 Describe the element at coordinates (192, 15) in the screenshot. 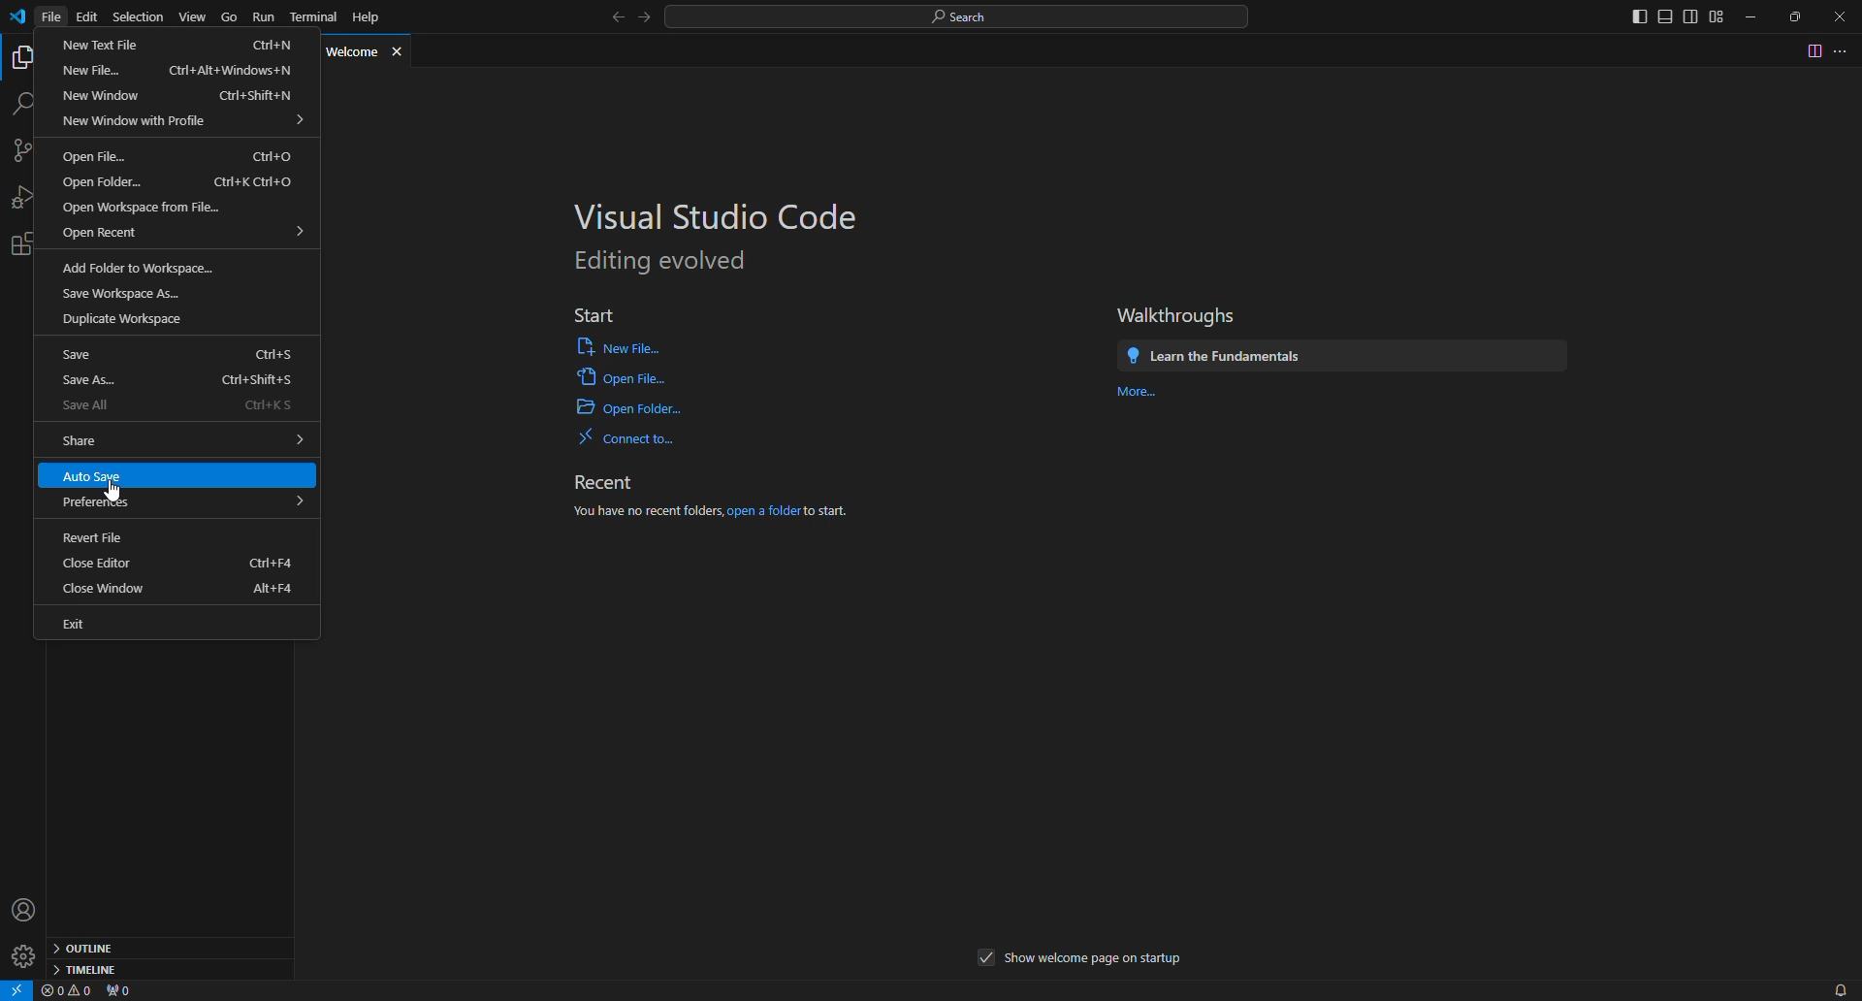

I see `view` at that location.